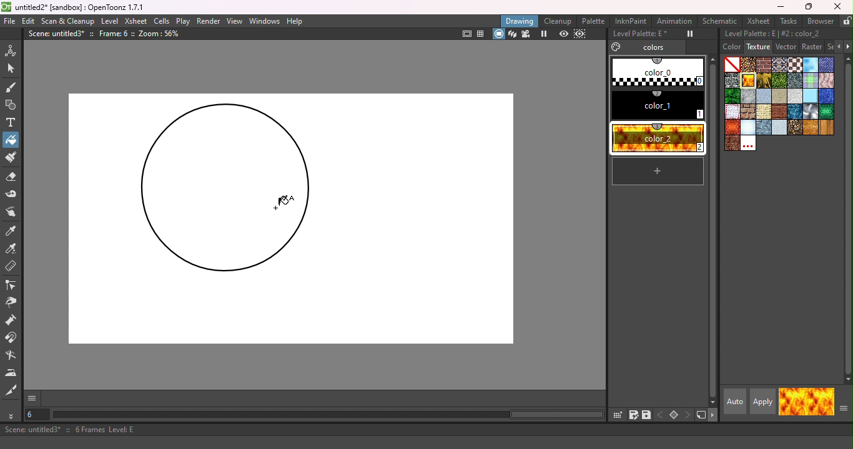  Describe the element at coordinates (819, 22) in the screenshot. I see `Browser` at that location.